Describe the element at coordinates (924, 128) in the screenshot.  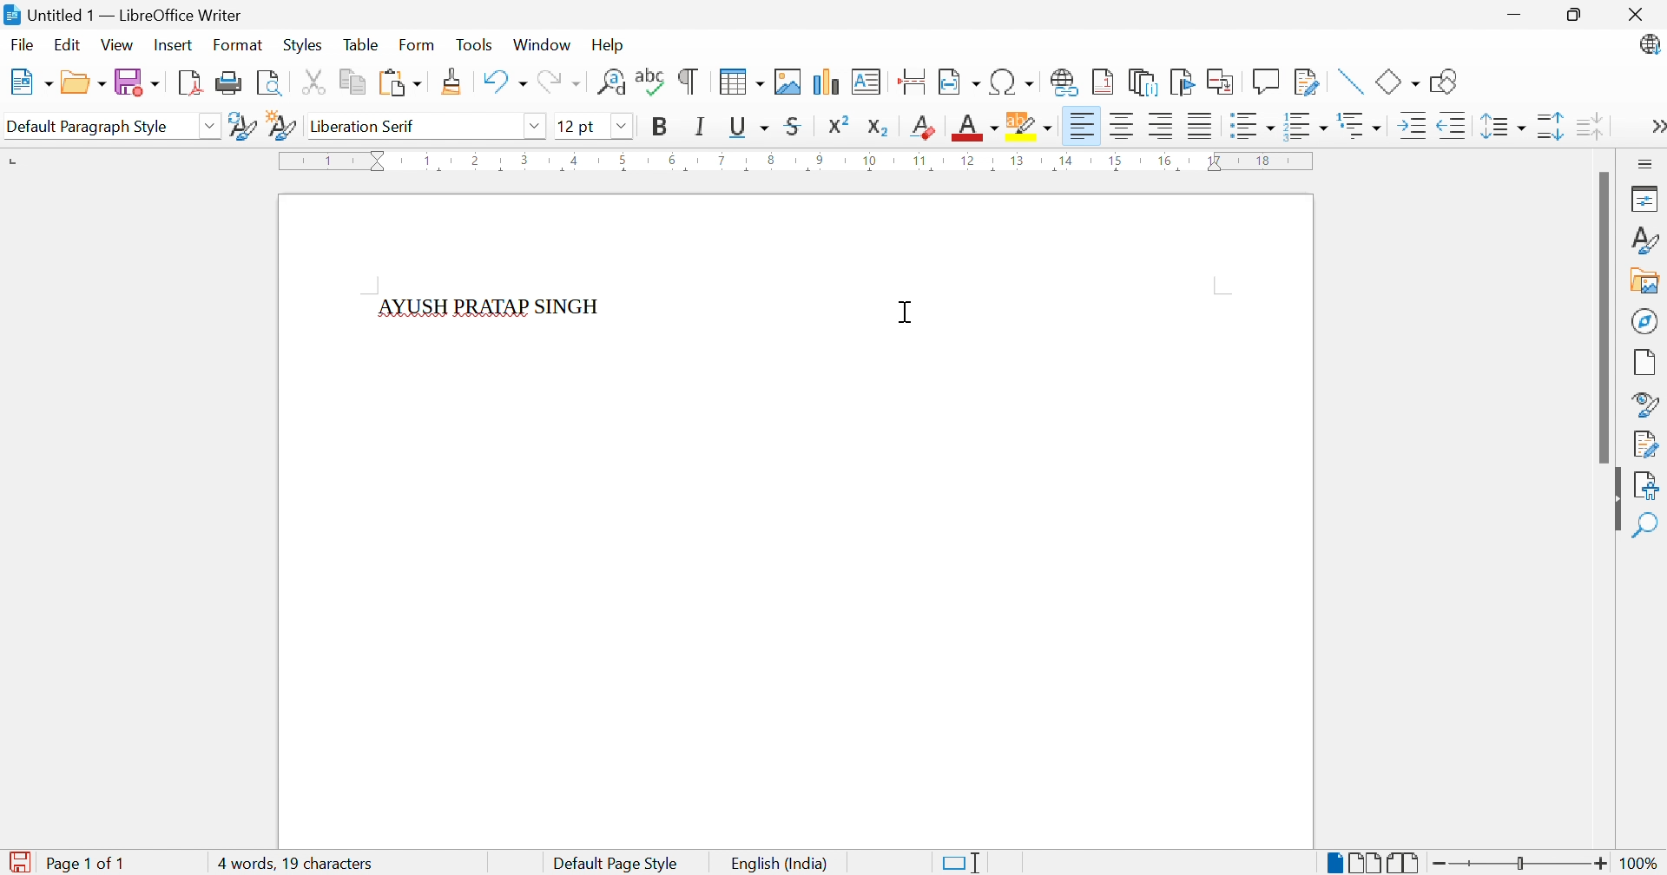
I see `Clear Direct Formatting` at that location.